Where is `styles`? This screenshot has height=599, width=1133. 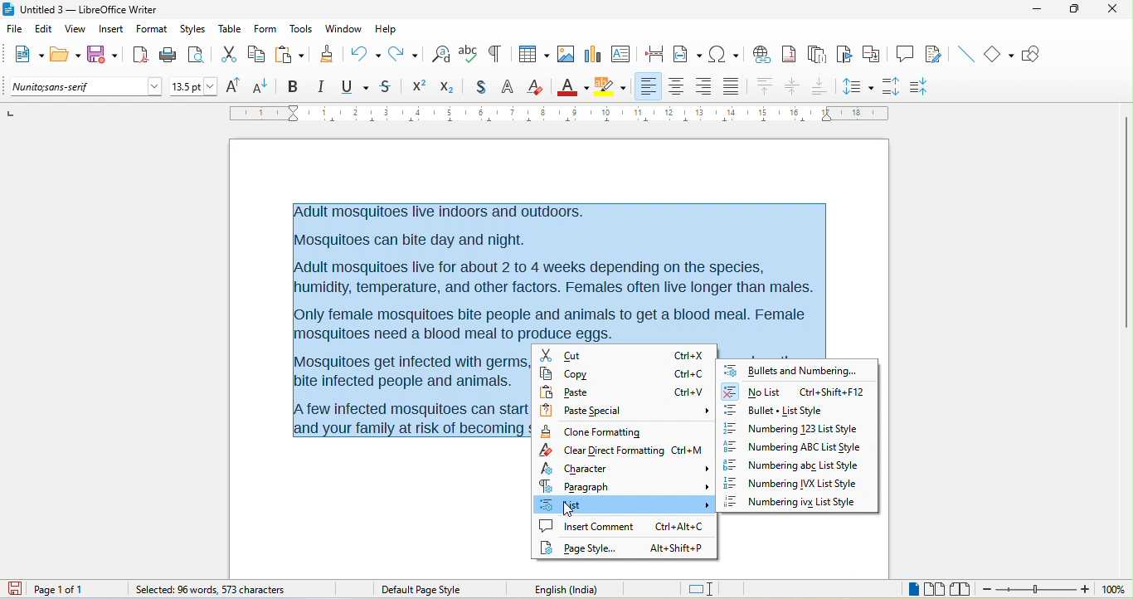
styles is located at coordinates (192, 29).